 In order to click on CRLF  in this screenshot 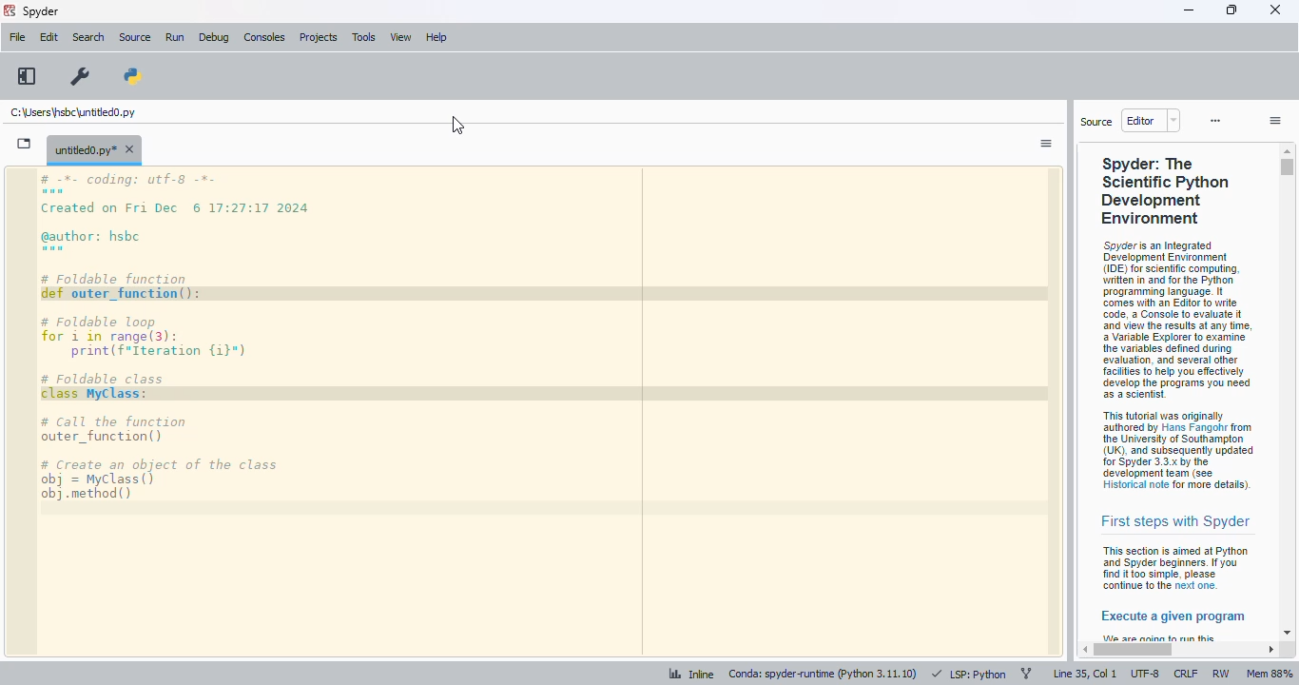, I will do `click(1186, 674)`.